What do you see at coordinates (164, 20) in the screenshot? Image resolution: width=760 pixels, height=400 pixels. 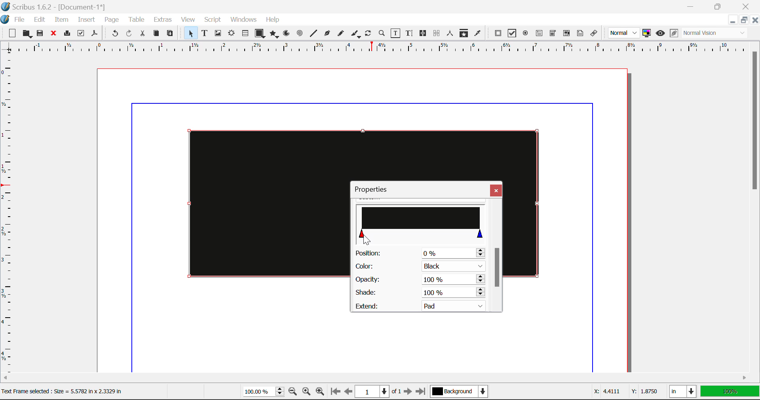 I see `Extras` at bounding box center [164, 20].